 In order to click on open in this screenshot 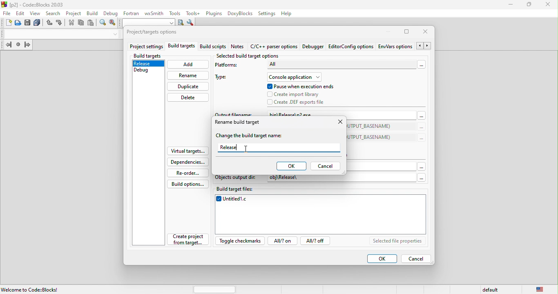, I will do `click(19, 23)`.